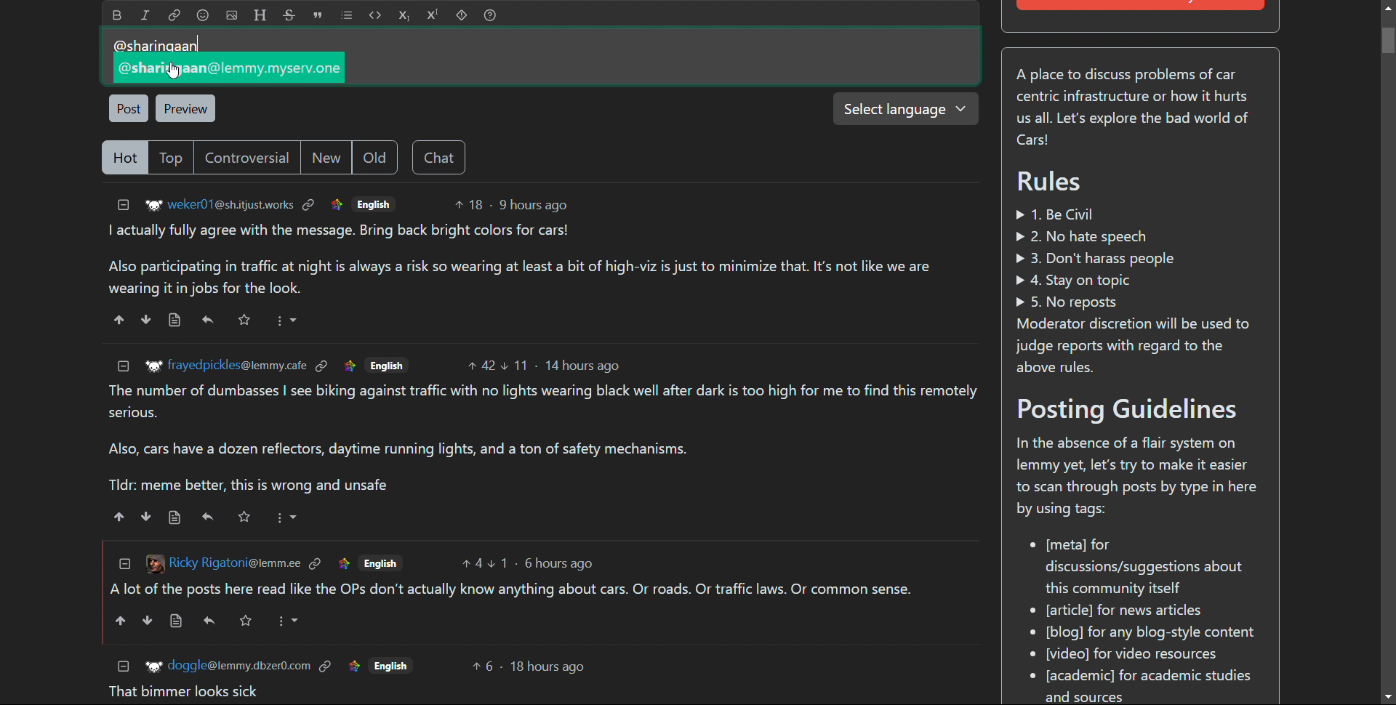 The width and height of the screenshot is (1396, 705). I want to click on 18 hours ago, so click(549, 668).